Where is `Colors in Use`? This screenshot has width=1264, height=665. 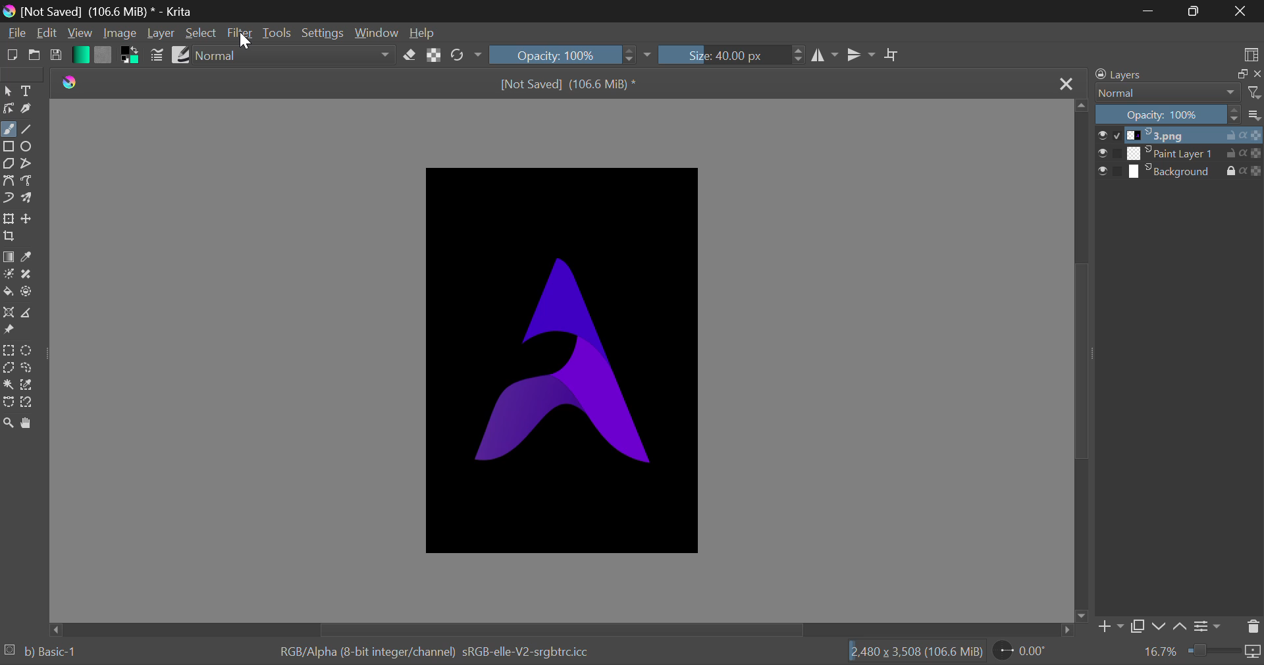
Colors in Use is located at coordinates (130, 54).